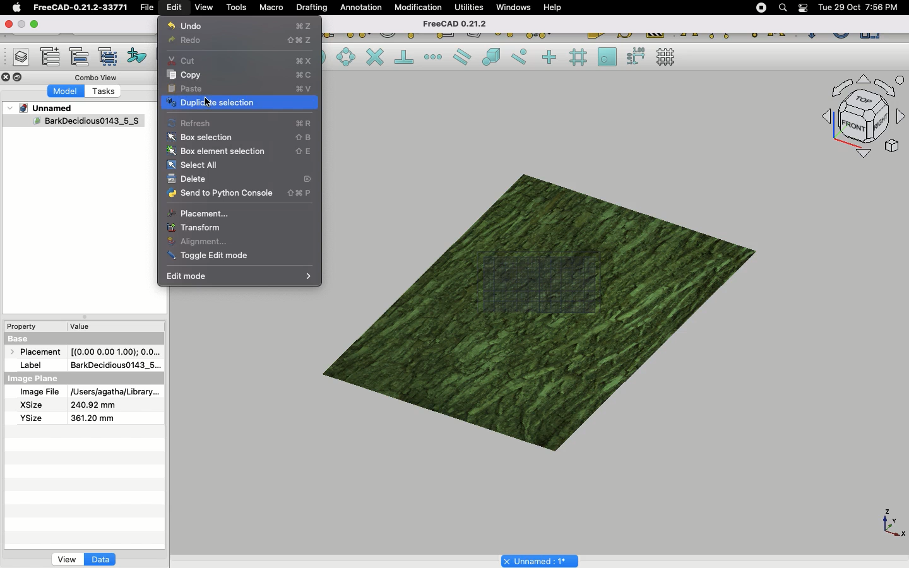 The height and width of the screenshot is (568, 909). I want to click on Transform, so click(194, 227).